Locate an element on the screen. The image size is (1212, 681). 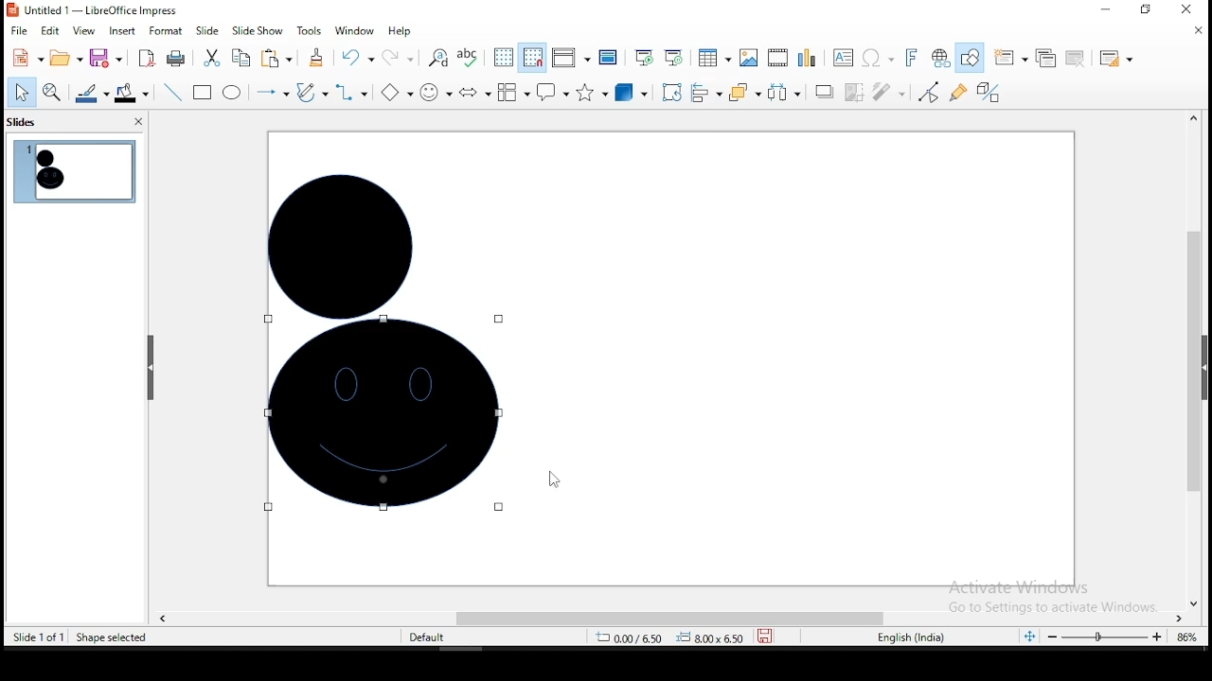
clone formatting is located at coordinates (314, 58).